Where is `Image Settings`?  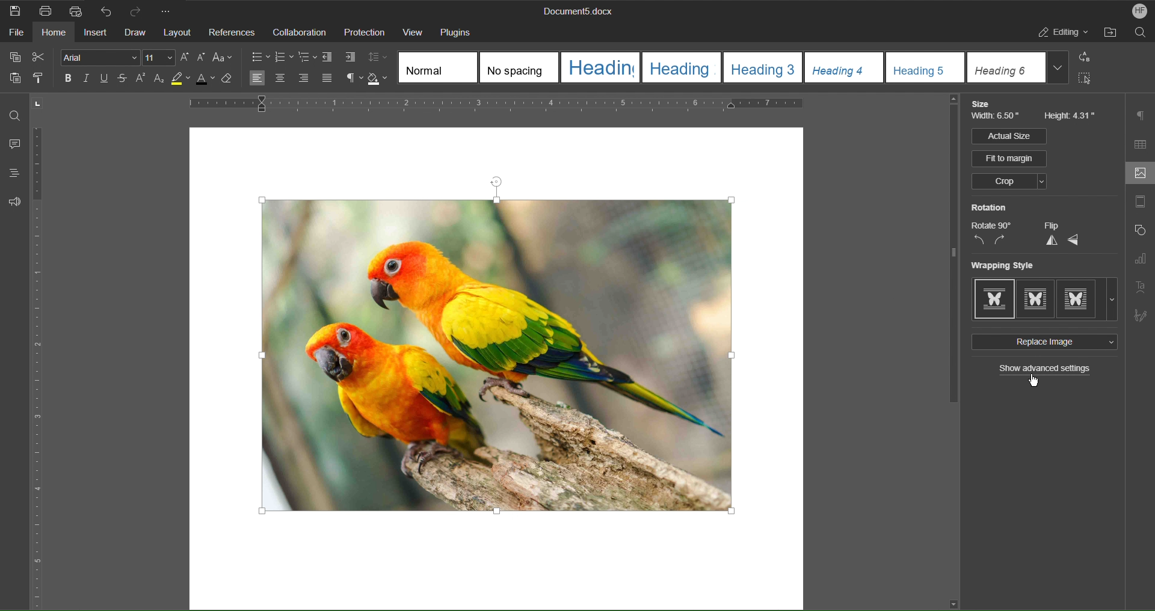 Image Settings is located at coordinates (1138, 174).